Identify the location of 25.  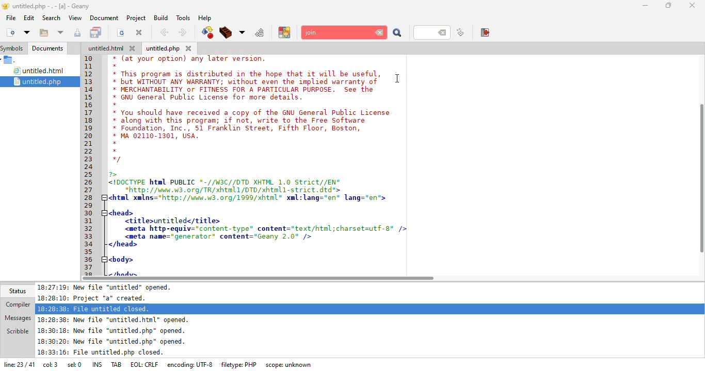
(89, 174).